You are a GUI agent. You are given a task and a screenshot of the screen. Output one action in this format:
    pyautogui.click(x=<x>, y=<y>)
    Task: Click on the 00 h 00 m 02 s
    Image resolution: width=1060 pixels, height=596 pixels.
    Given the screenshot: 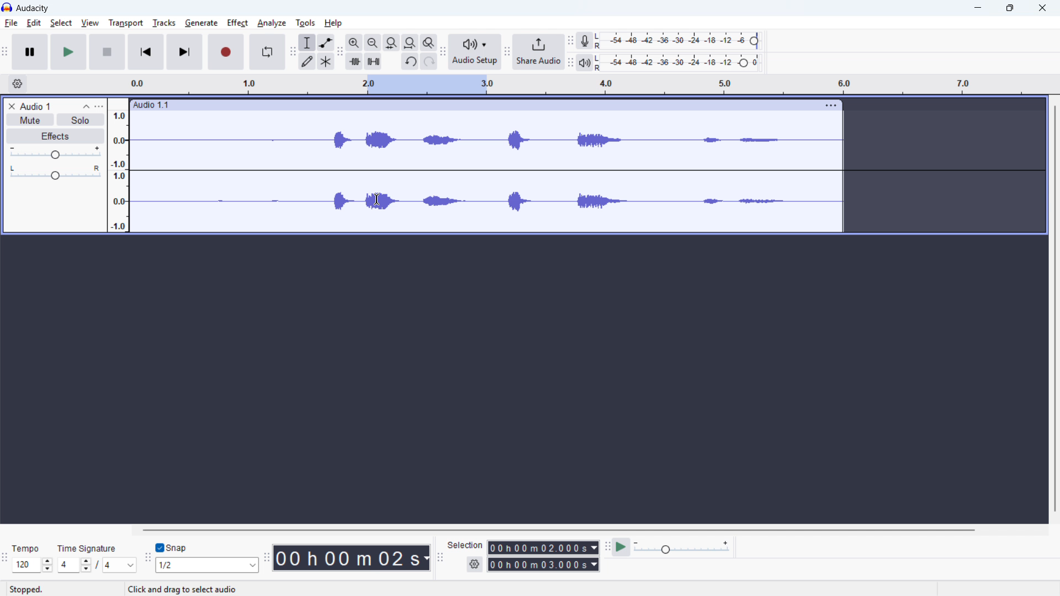 What is the action you would take?
    pyautogui.click(x=353, y=558)
    